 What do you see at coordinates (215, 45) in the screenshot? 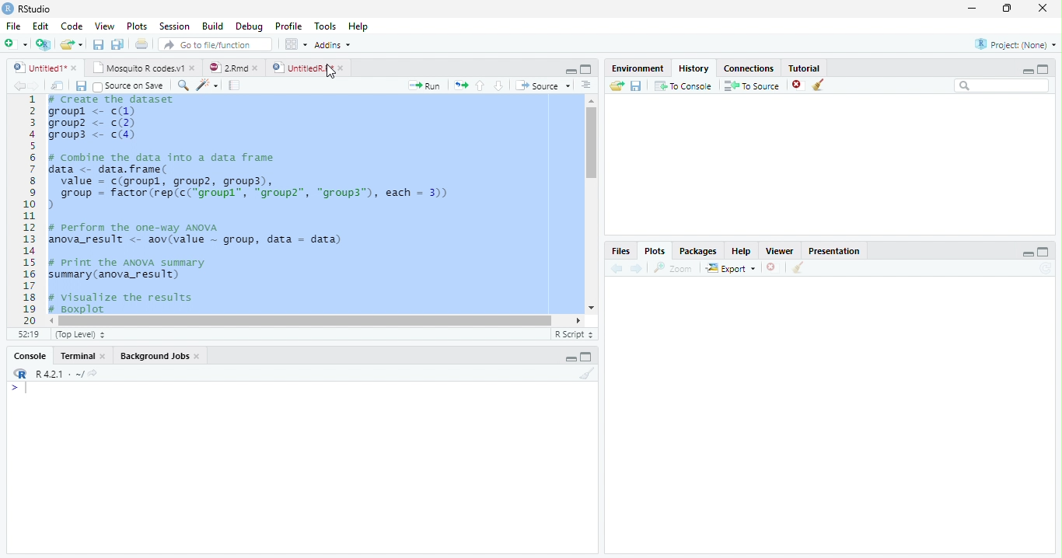
I see `Go to file/function` at bounding box center [215, 45].